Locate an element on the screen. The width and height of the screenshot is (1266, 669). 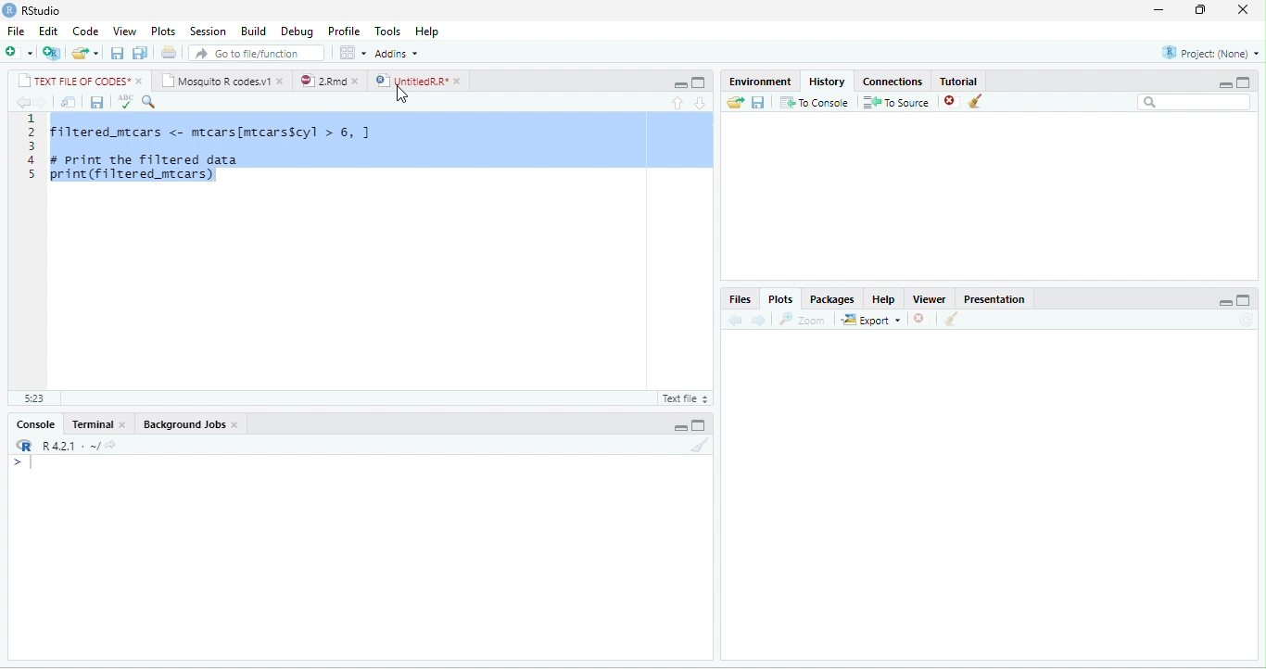
Environment is located at coordinates (760, 82).